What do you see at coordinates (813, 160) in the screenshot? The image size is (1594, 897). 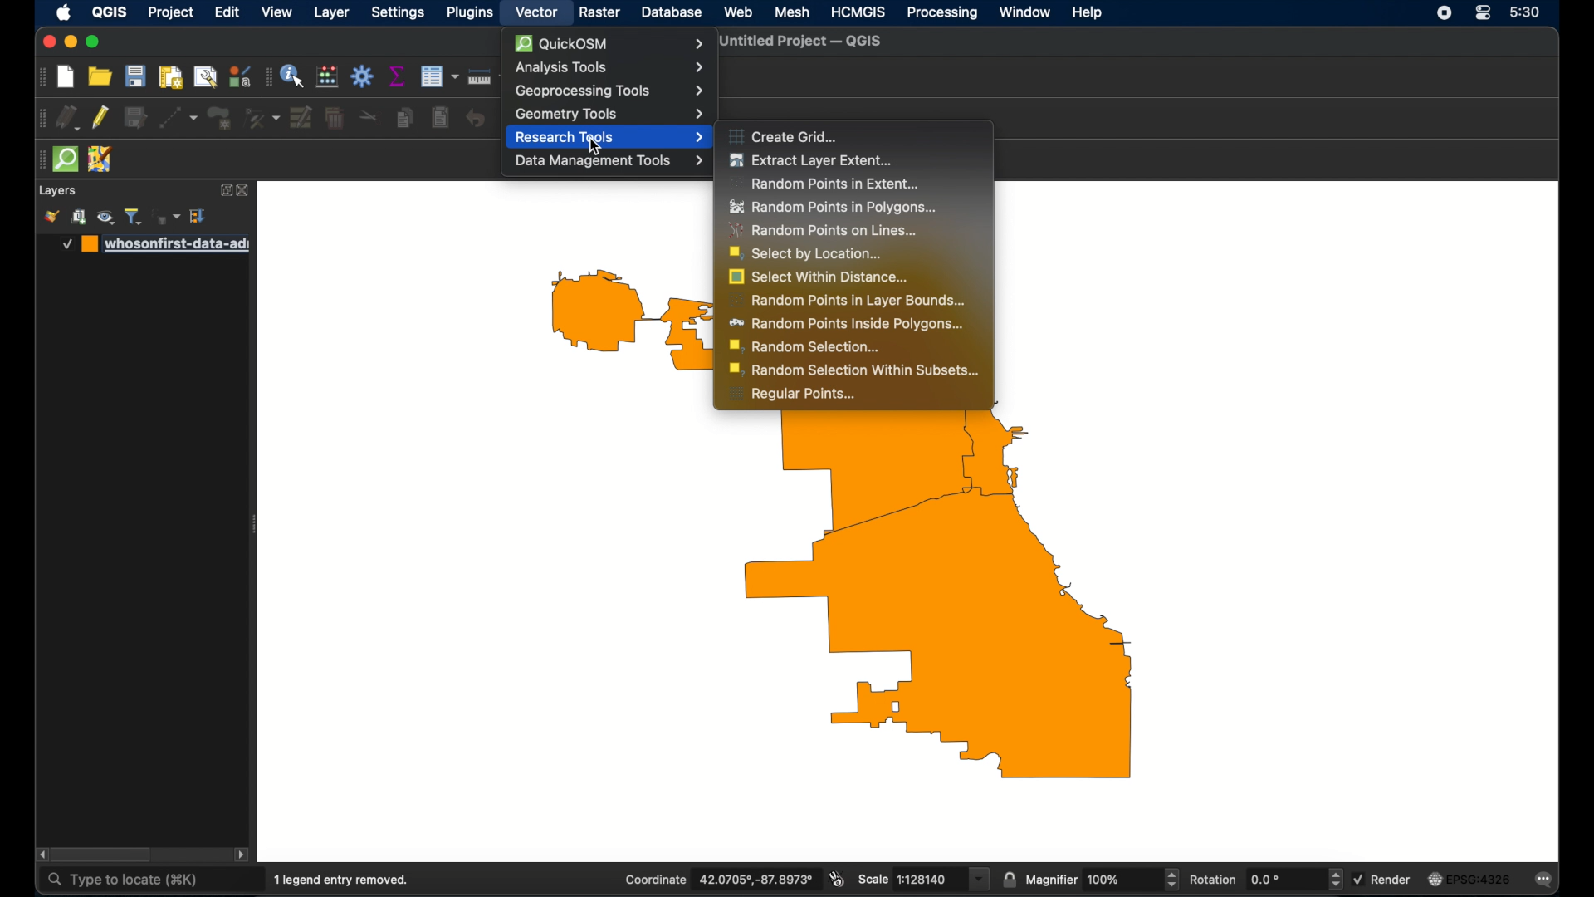 I see `extract layer extent` at bounding box center [813, 160].